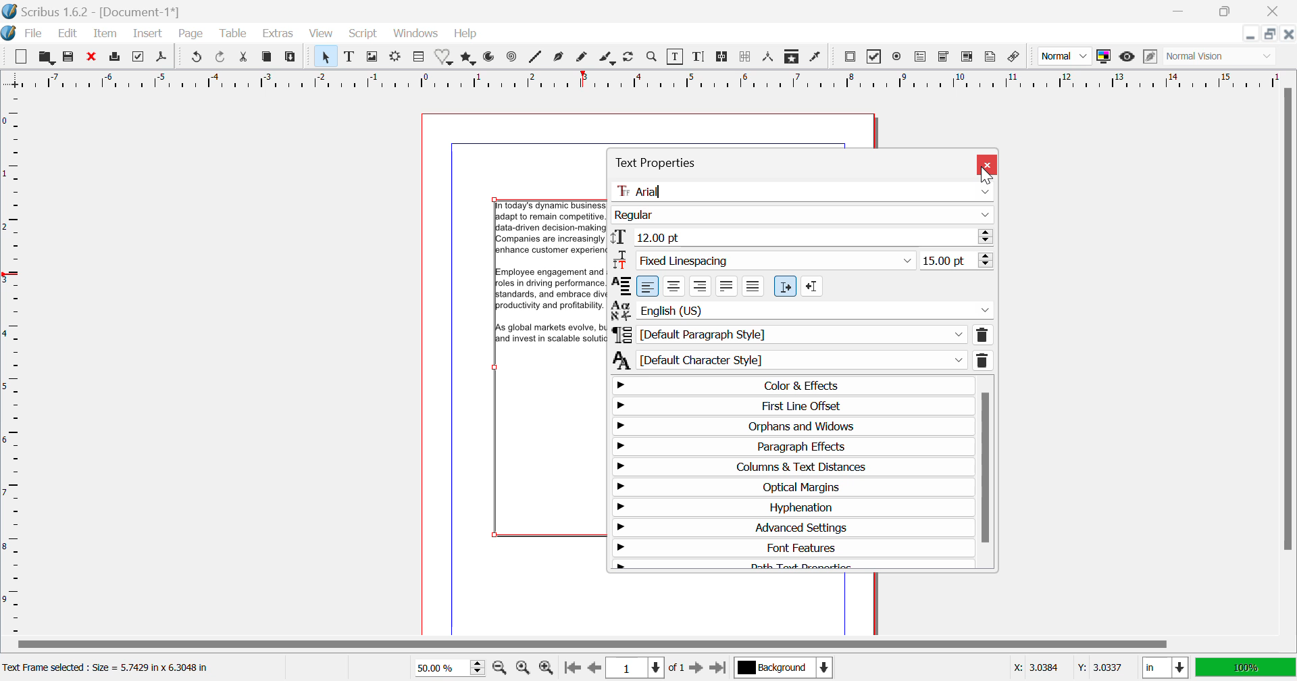 The height and width of the screenshot is (681, 1297). What do you see at coordinates (8, 34) in the screenshot?
I see `Scribus Logo` at bounding box center [8, 34].